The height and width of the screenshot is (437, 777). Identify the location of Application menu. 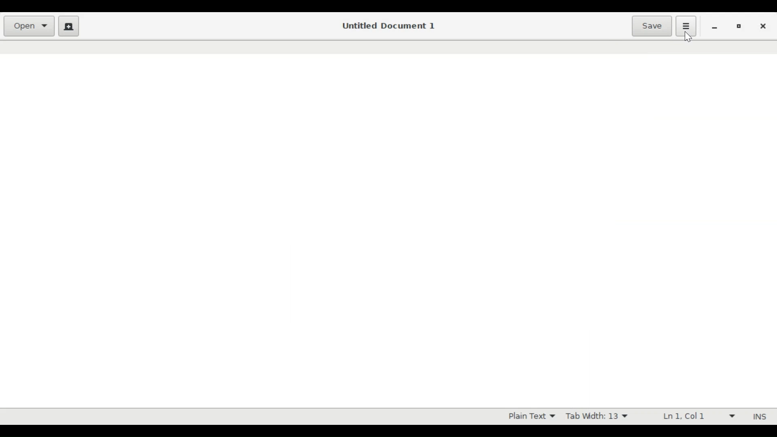
(686, 27).